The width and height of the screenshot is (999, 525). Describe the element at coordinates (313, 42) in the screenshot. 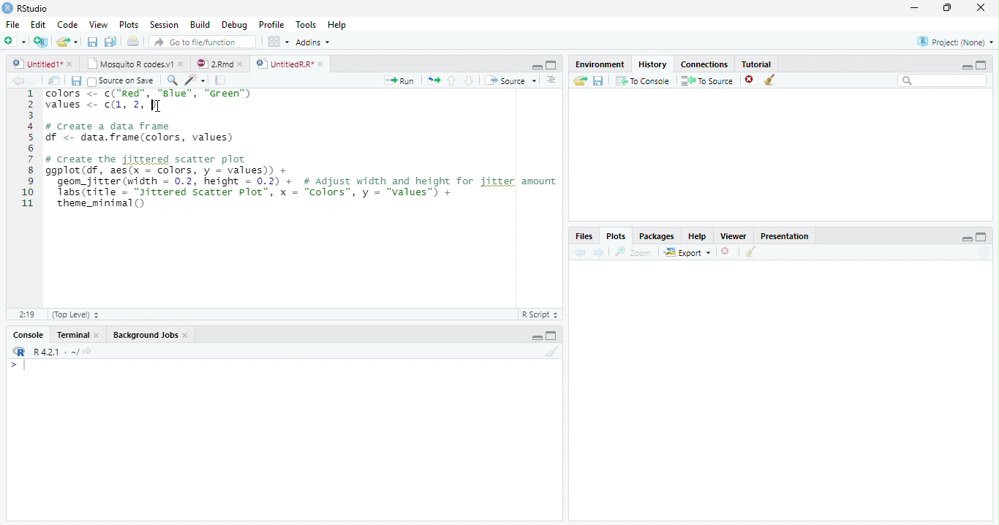

I see `Addins` at that location.